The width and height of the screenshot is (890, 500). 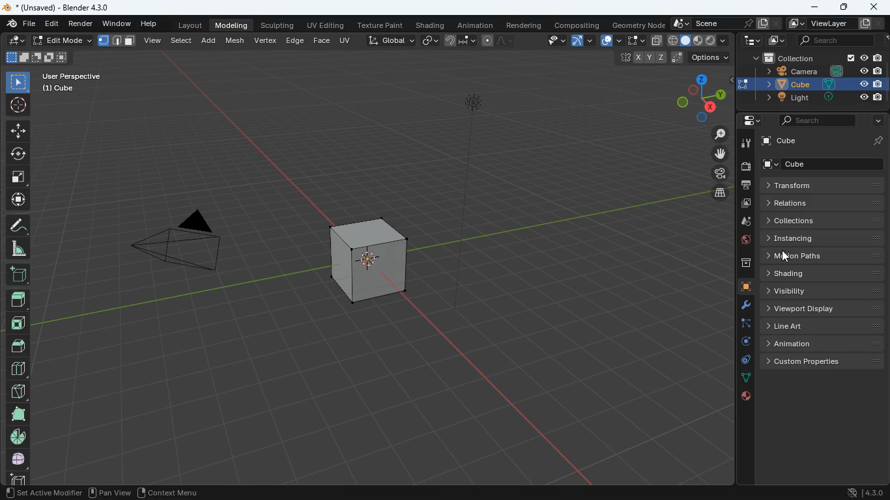 What do you see at coordinates (18, 103) in the screenshot?
I see `aim` at bounding box center [18, 103].